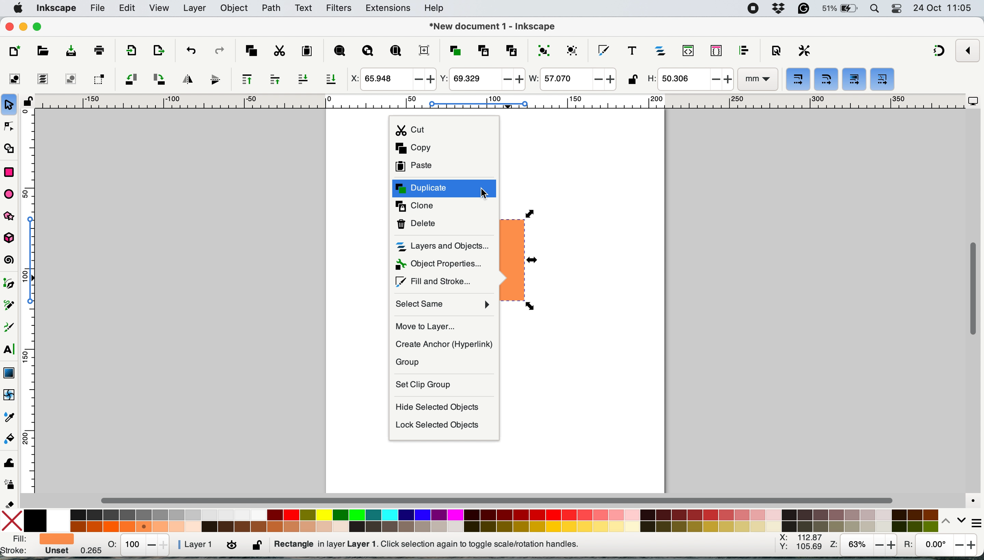 The height and width of the screenshot is (560, 984). I want to click on maximise, so click(40, 26).